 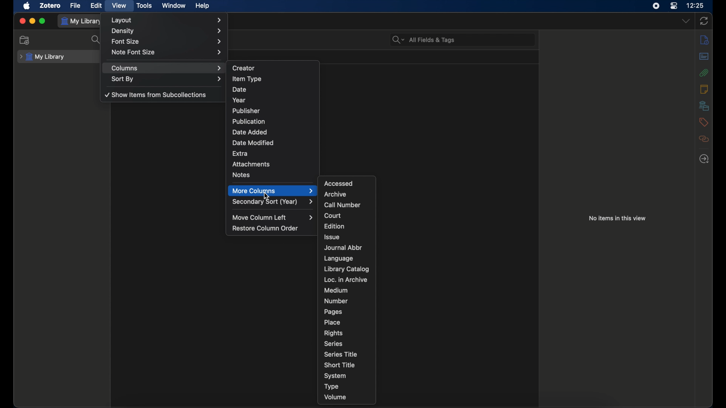 I want to click on font size, so click(x=166, y=42).